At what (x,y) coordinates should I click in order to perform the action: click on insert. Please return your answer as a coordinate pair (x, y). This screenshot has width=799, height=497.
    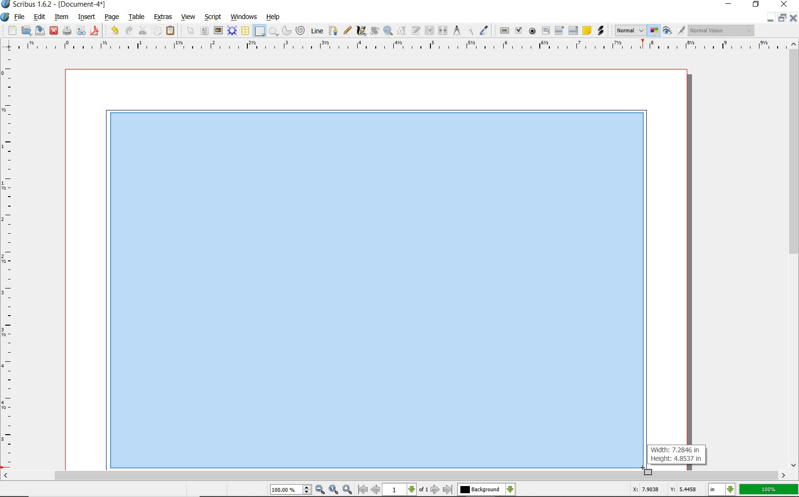
    Looking at the image, I should click on (87, 17).